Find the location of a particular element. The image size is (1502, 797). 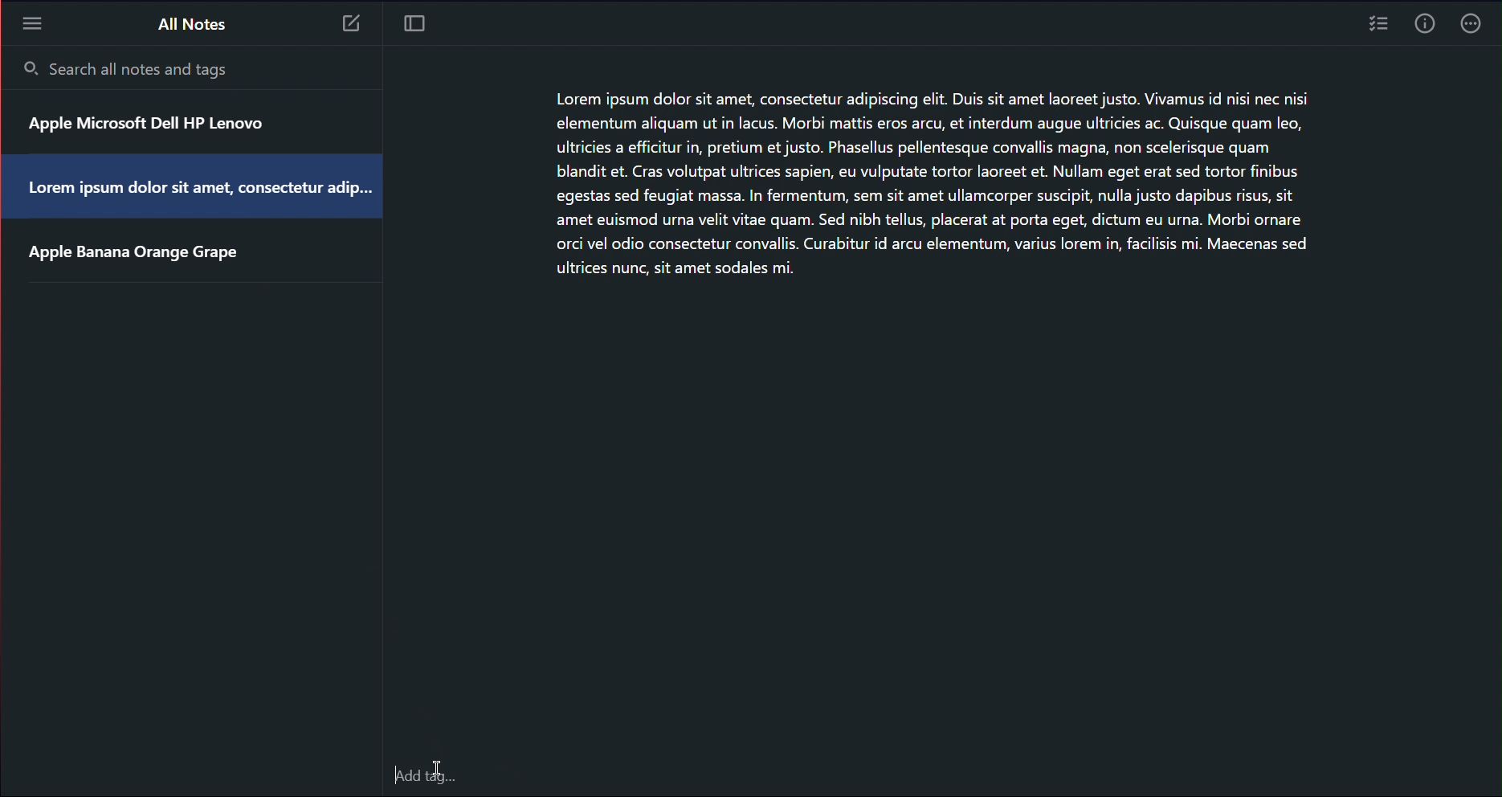

Note 3 is located at coordinates (353, 26).